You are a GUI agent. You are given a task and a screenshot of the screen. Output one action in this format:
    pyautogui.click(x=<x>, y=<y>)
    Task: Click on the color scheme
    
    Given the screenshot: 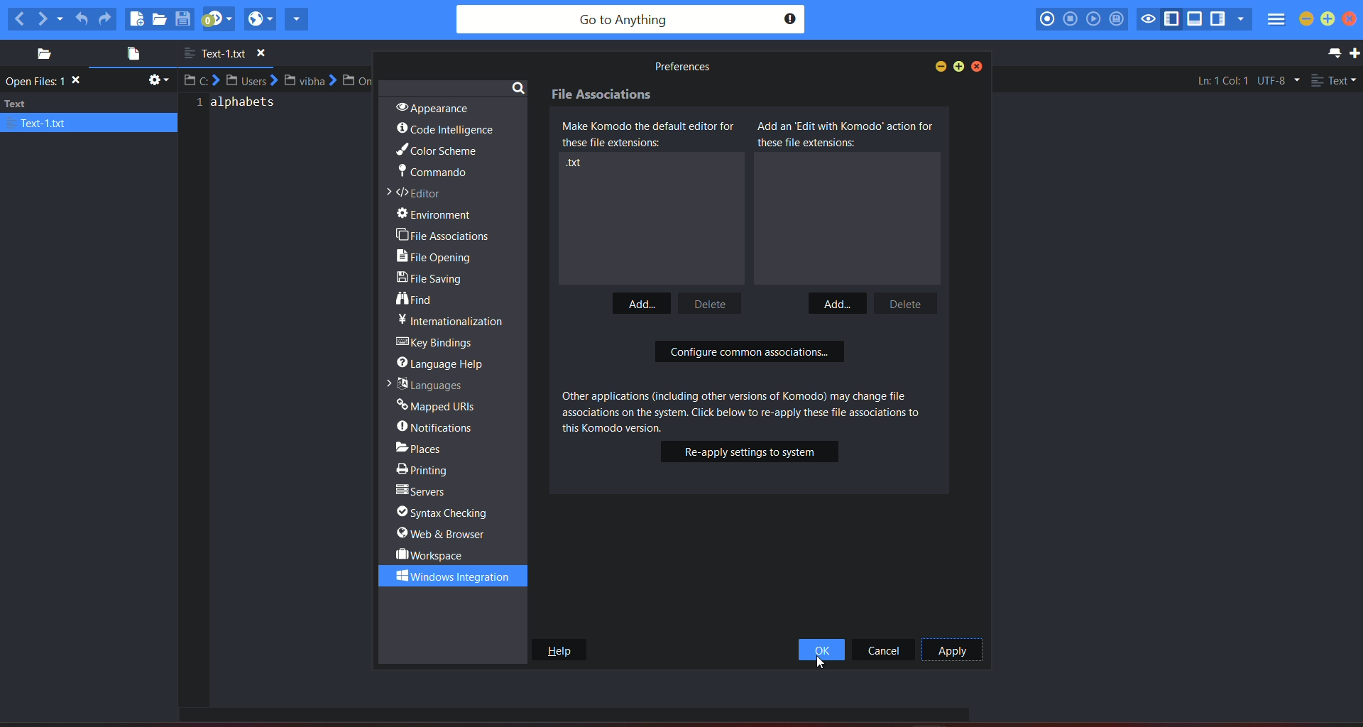 What is the action you would take?
    pyautogui.click(x=435, y=152)
    